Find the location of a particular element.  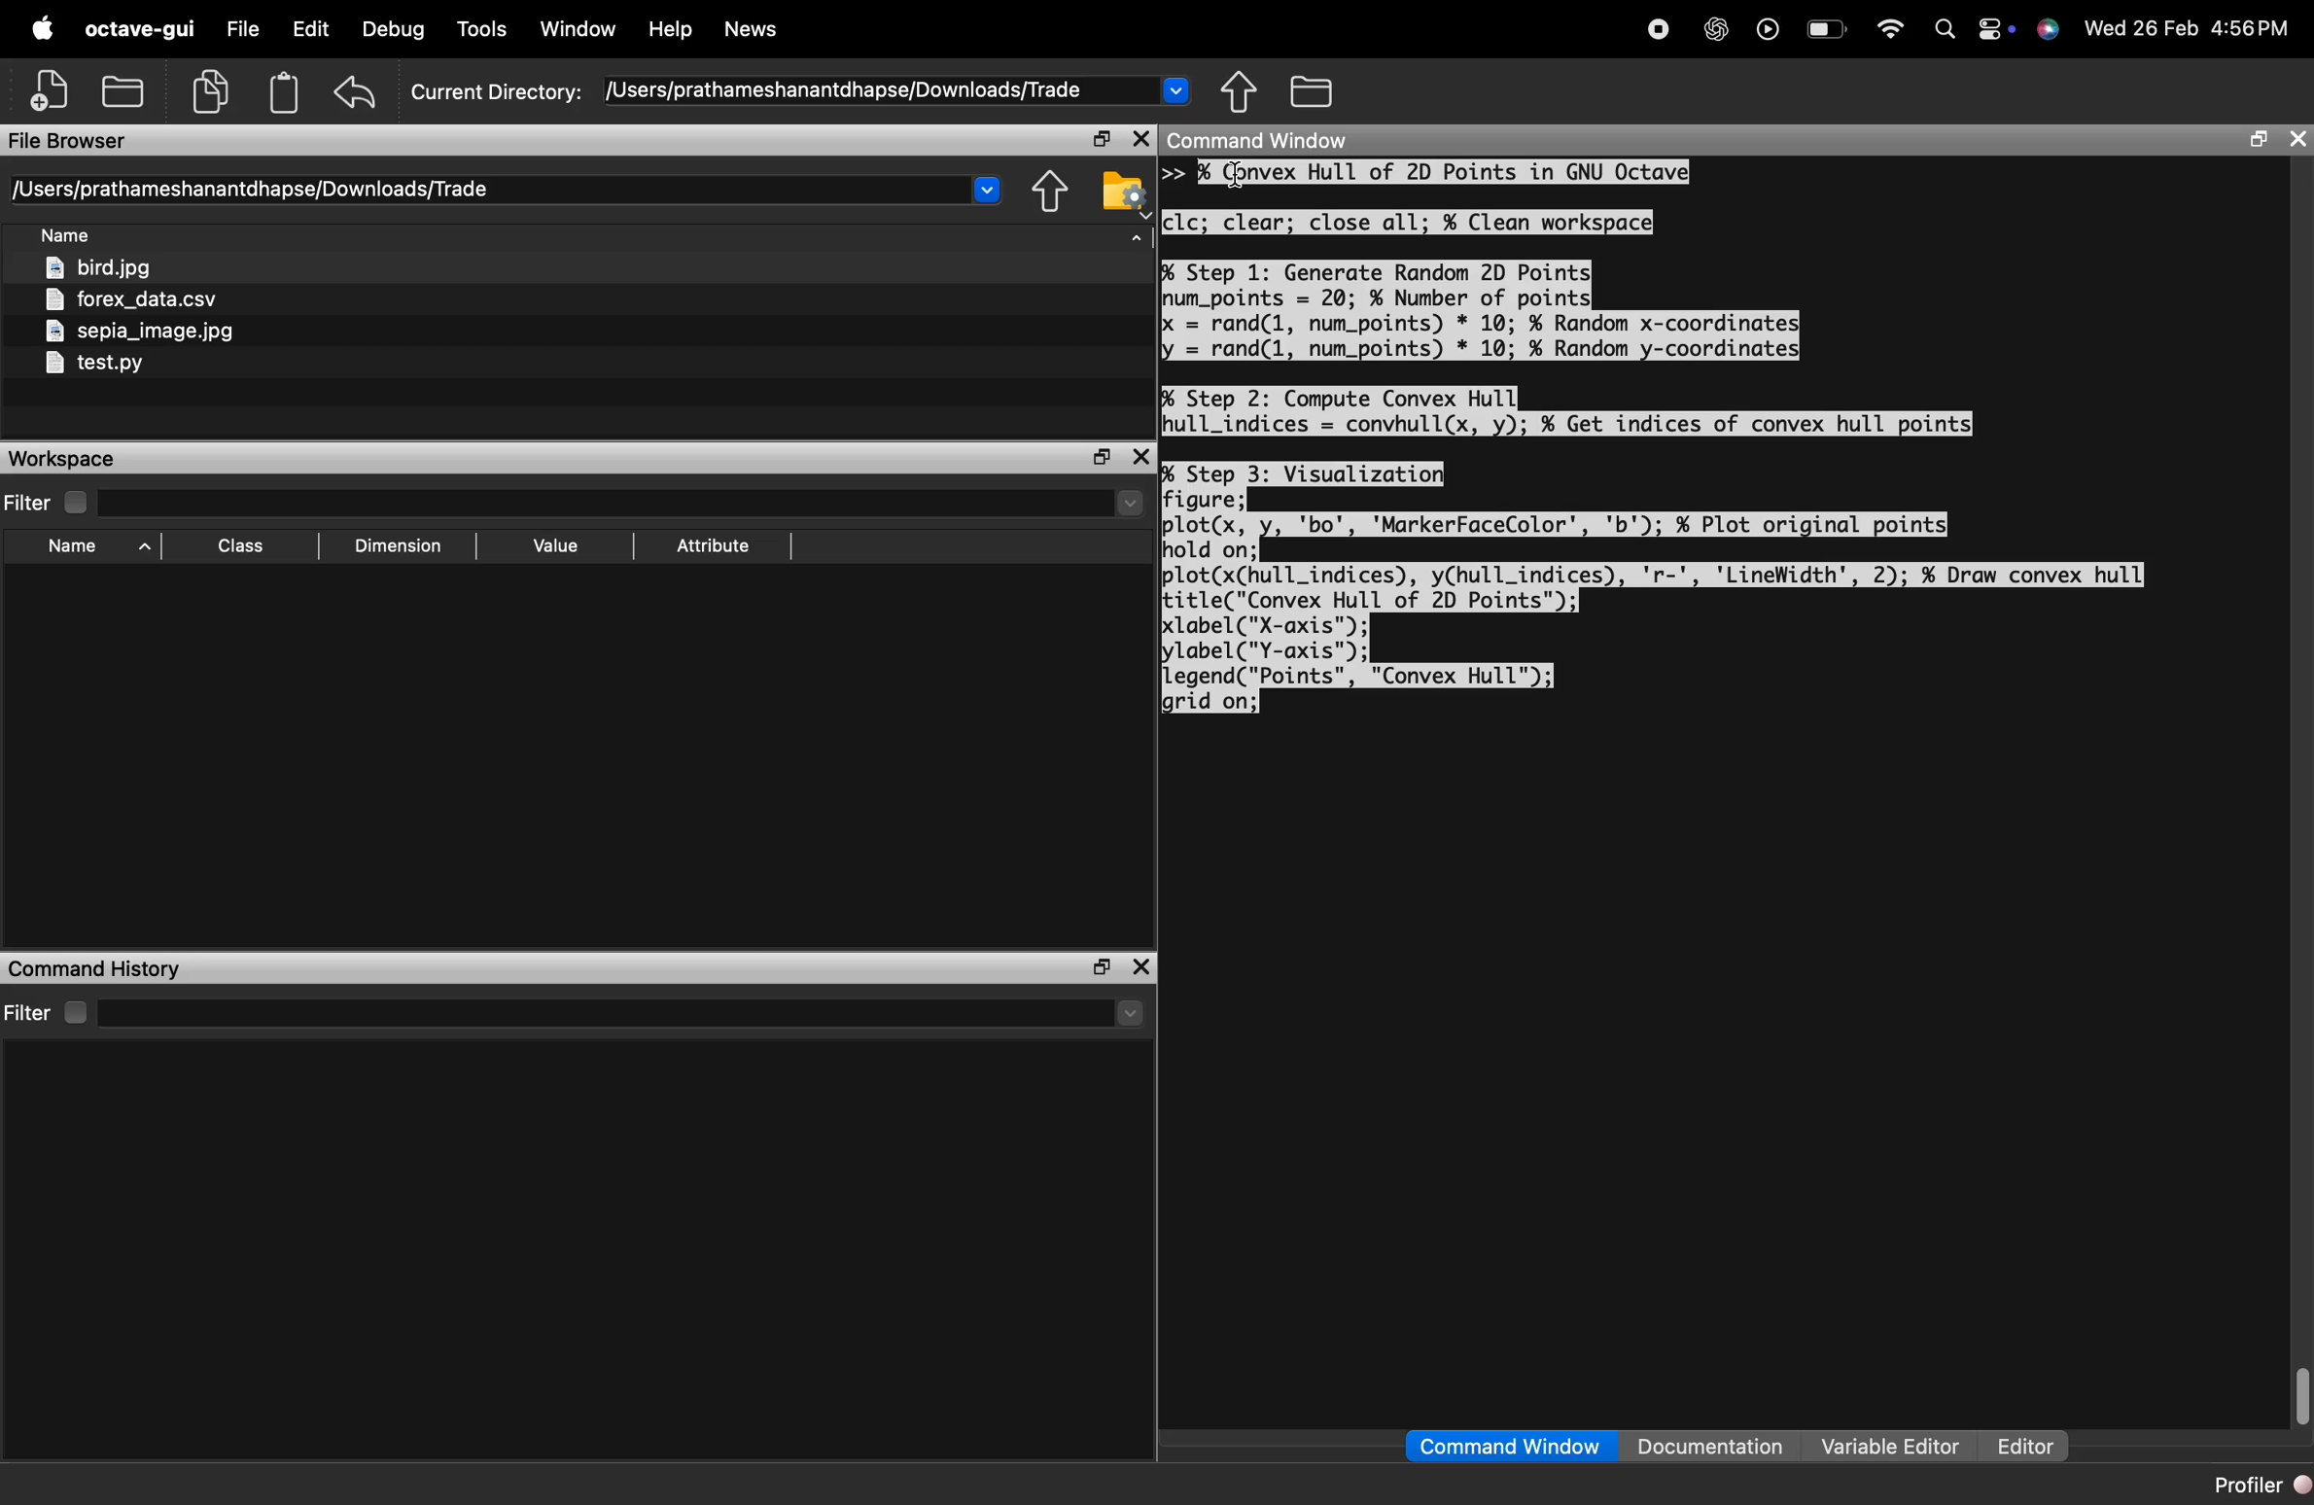

apple is located at coordinates (43, 27).